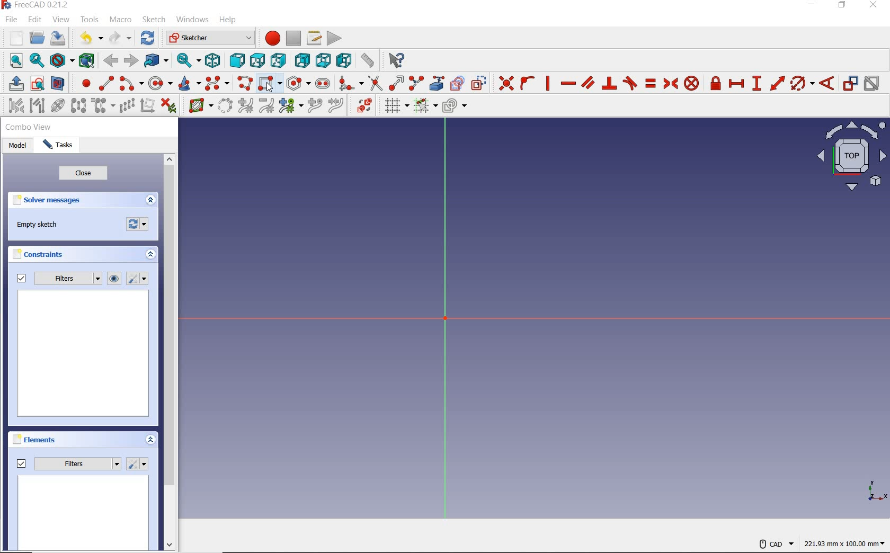  What do you see at coordinates (192, 21) in the screenshot?
I see `windows` at bounding box center [192, 21].